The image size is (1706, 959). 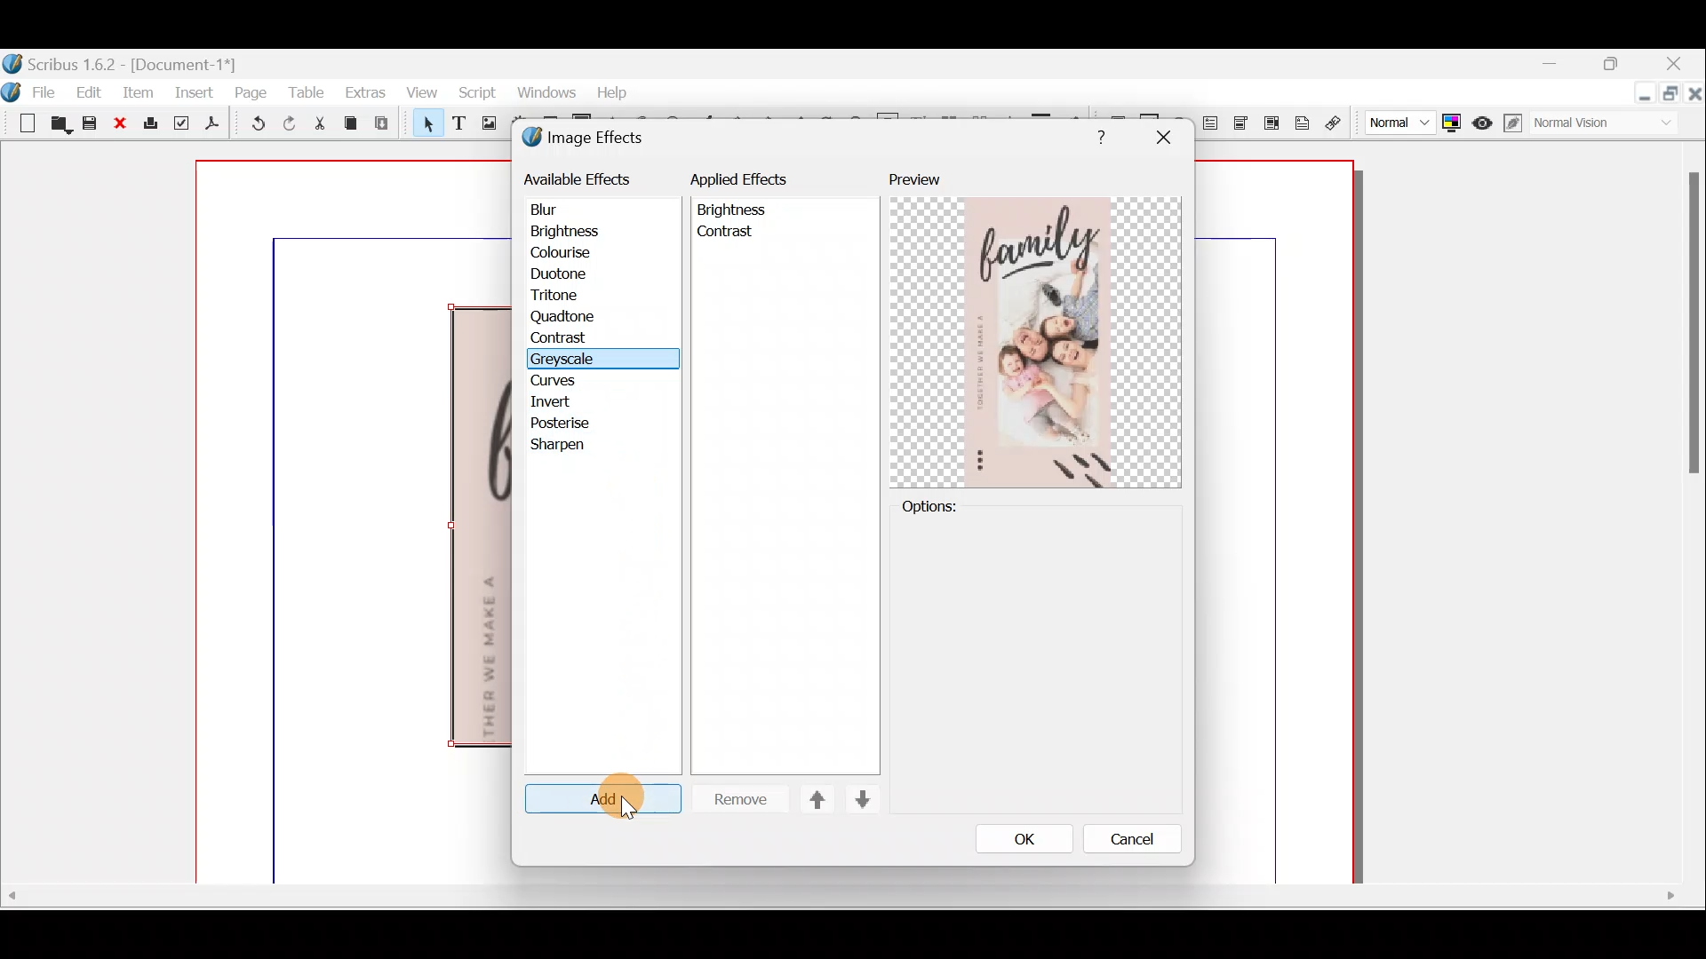 What do you see at coordinates (562, 446) in the screenshot?
I see `sharpen` at bounding box center [562, 446].